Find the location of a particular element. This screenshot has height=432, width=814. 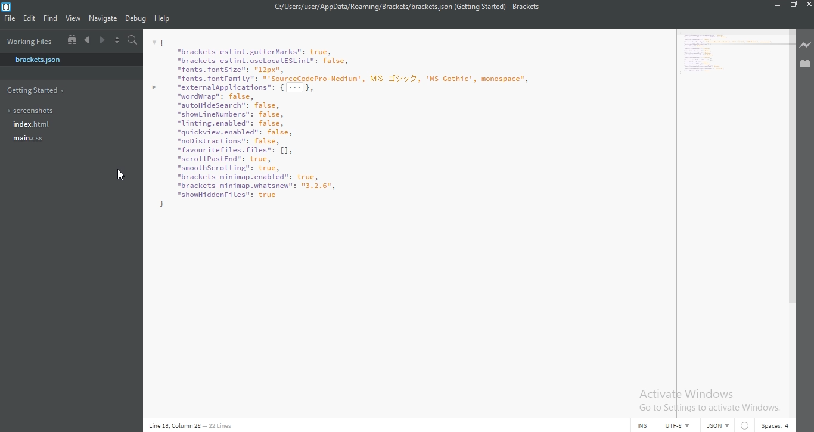

Live preview is located at coordinates (806, 46).